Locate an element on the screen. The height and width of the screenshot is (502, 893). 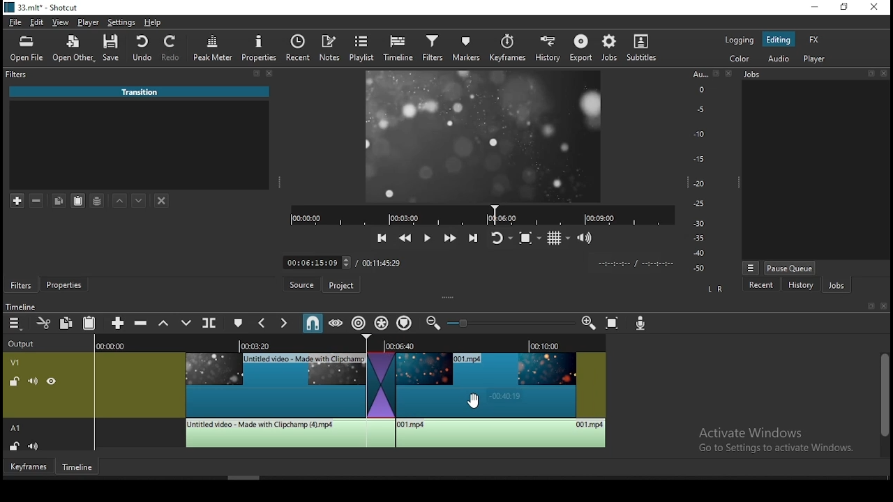
pause queue is located at coordinates (790, 268).